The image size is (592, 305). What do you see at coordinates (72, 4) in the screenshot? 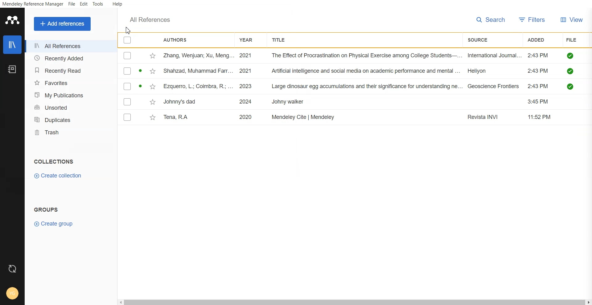
I see `File` at bounding box center [72, 4].